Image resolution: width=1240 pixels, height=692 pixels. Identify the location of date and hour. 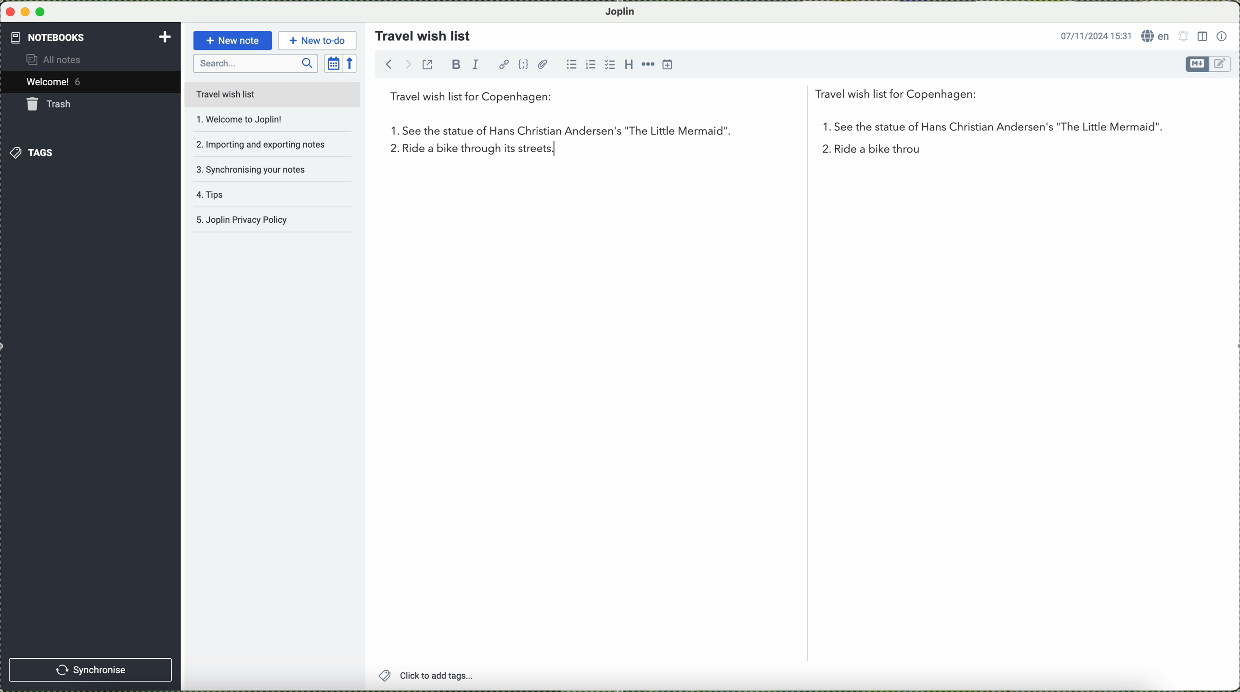
(1093, 35).